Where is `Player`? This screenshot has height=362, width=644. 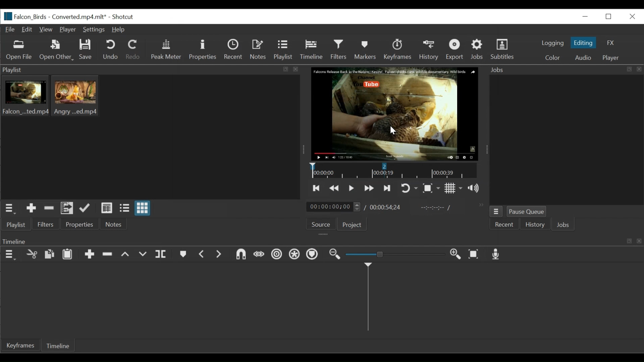
Player is located at coordinates (68, 30).